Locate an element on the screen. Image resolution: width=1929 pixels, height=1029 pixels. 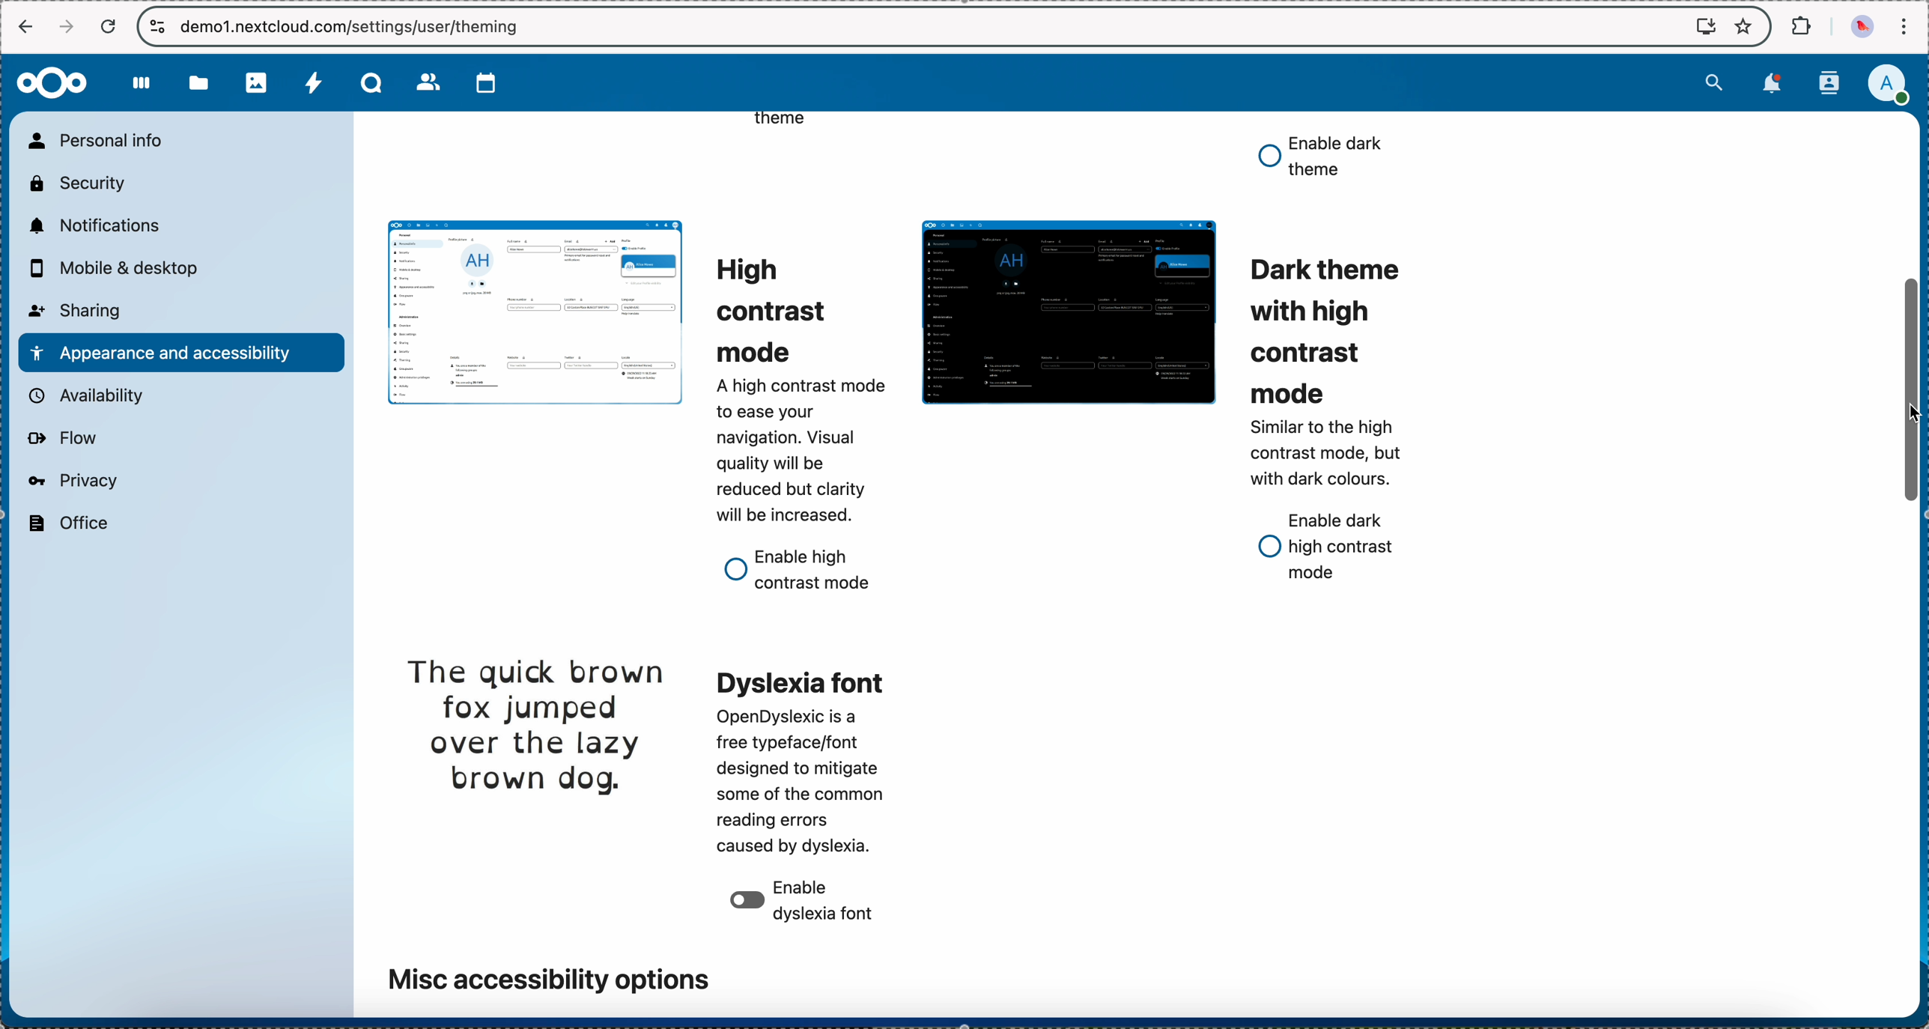
security is located at coordinates (79, 184).